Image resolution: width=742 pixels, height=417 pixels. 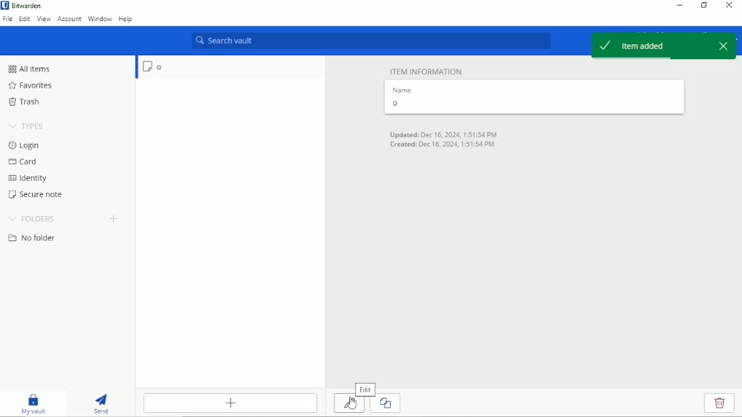 What do you see at coordinates (102, 403) in the screenshot?
I see `Send` at bounding box center [102, 403].